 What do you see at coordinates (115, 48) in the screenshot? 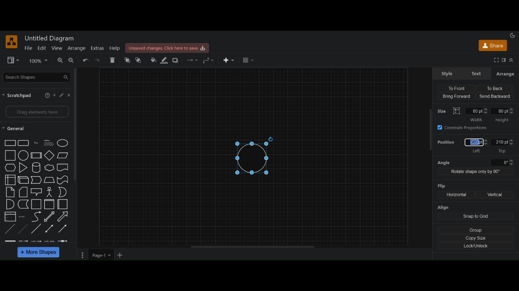
I see `help` at bounding box center [115, 48].